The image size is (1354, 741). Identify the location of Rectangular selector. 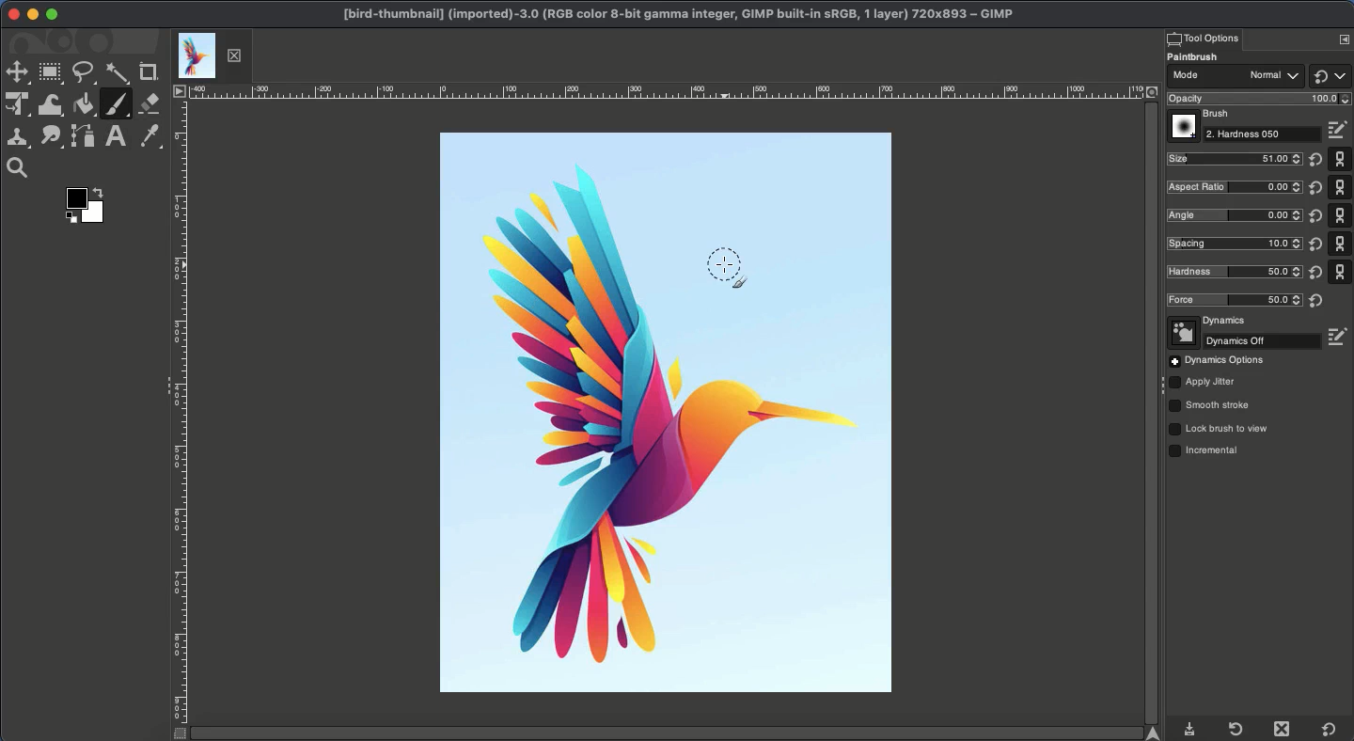
(50, 73).